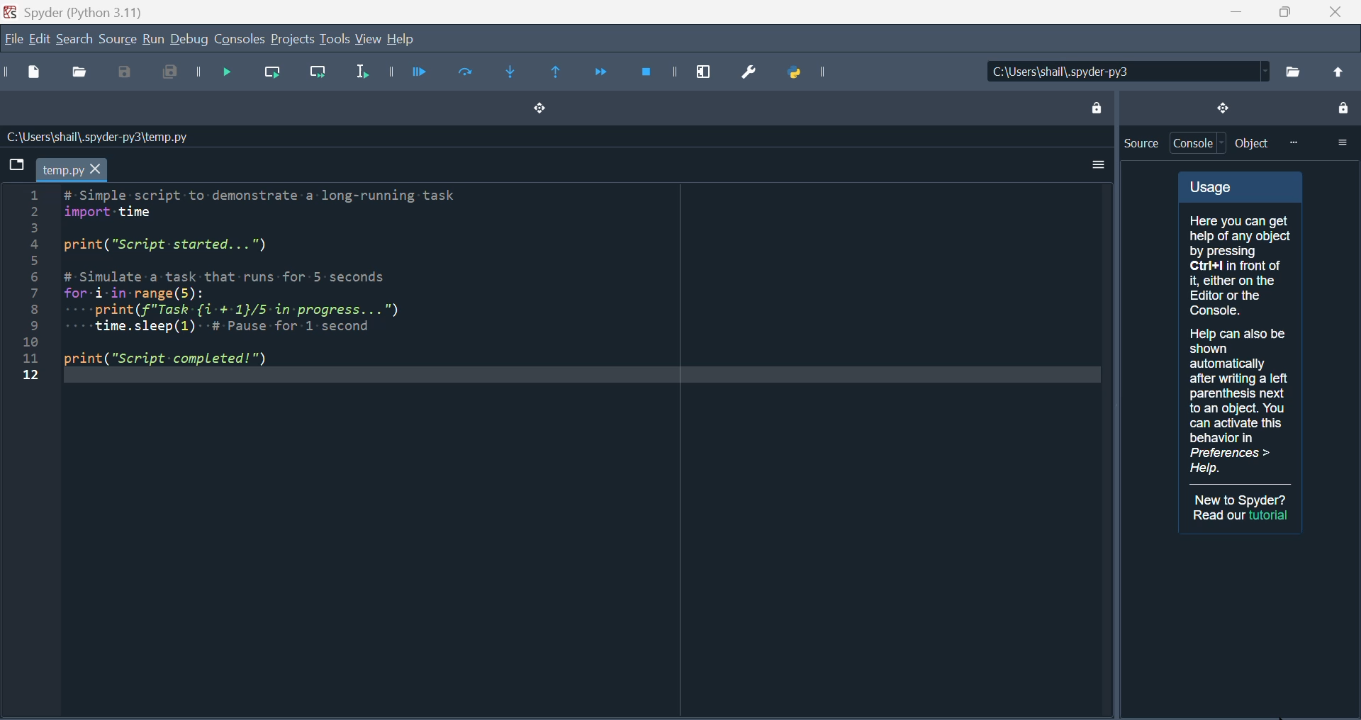 The height and width of the screenshot is (720, 1361). Describe the element at coordinates (517, 74) in the screenshot. I see `Step into function` at that location.